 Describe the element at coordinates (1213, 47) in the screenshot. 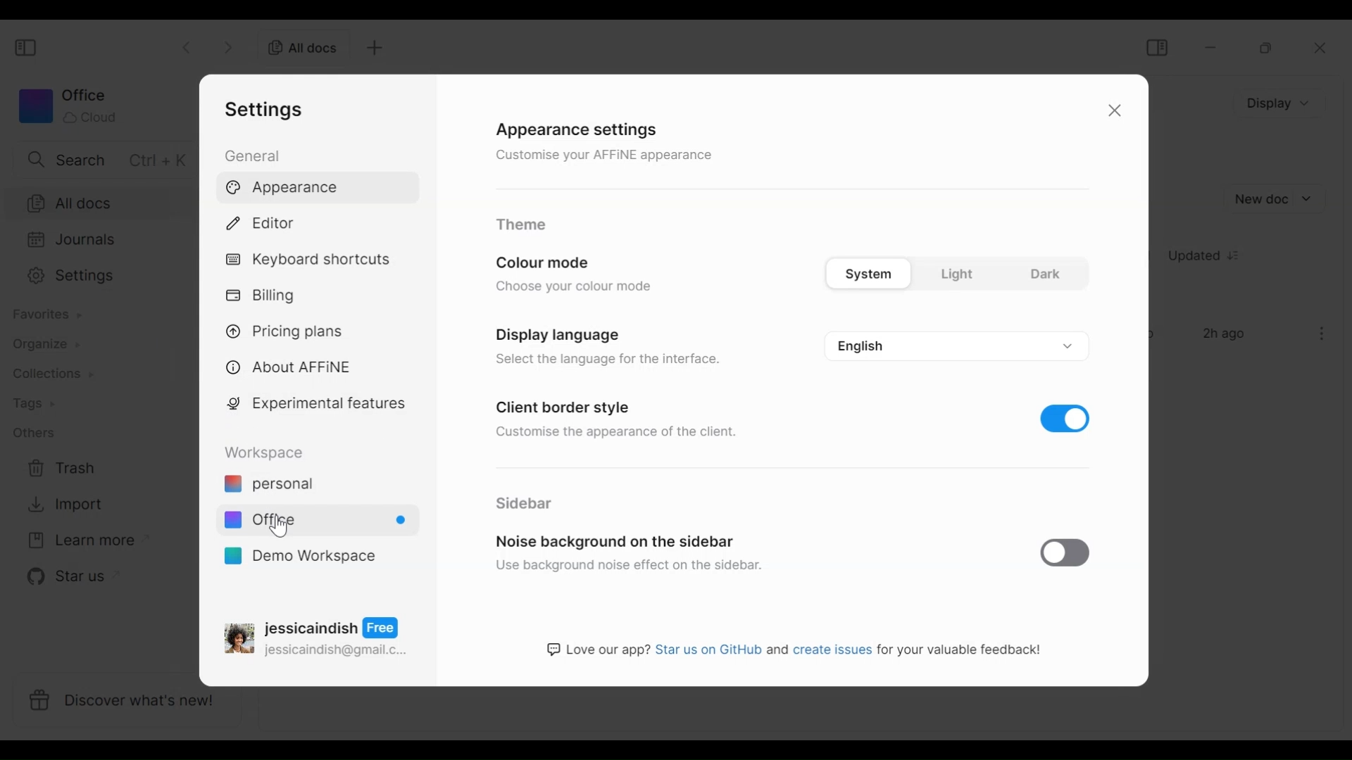

I see `minimize` at that location.